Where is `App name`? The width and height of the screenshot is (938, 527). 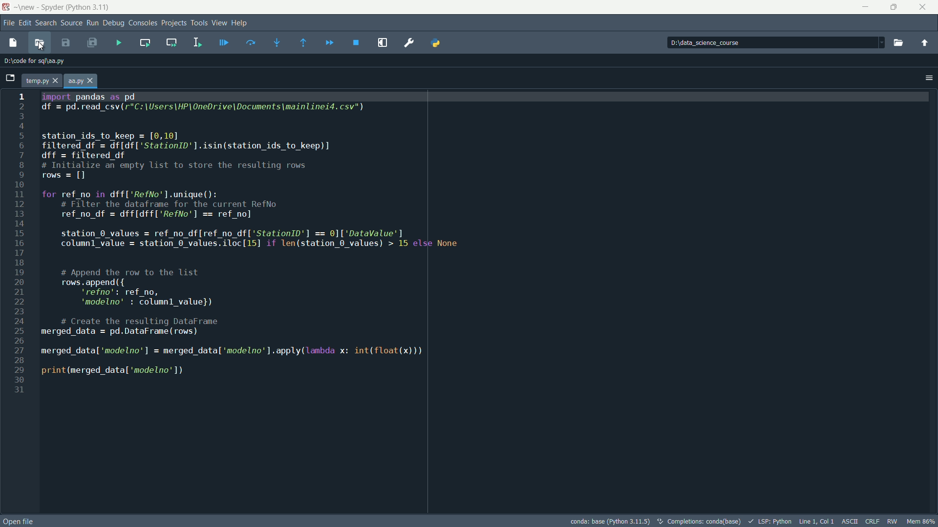 App name is located at coordinates (65, 7).